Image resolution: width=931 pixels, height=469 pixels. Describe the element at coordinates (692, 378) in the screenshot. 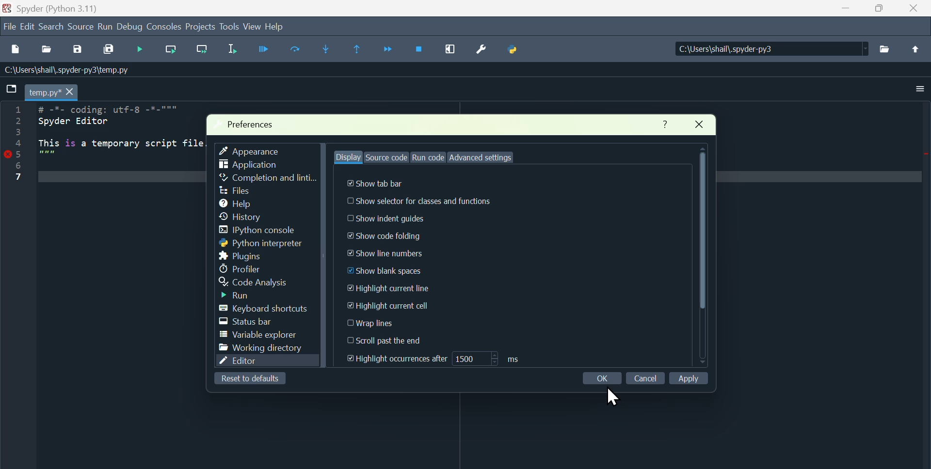

I see `Apply` at that location.